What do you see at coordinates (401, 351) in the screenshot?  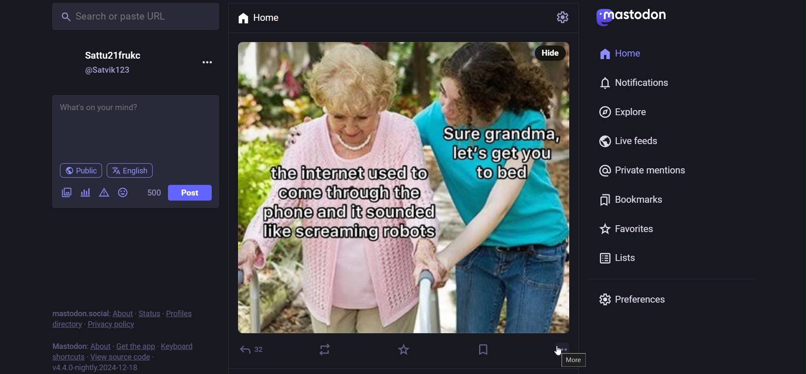 I see `favorite` at bounding box center [401, 351].